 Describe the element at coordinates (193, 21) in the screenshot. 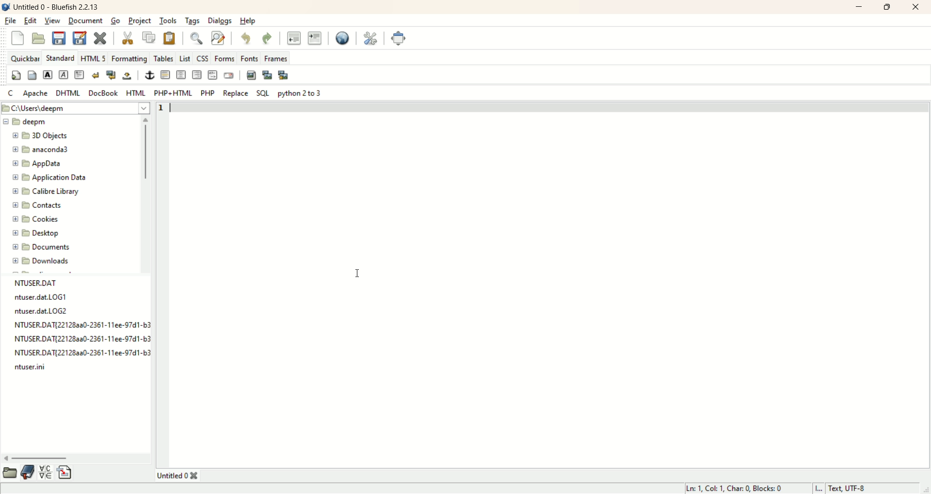

I see `tags` at that location.